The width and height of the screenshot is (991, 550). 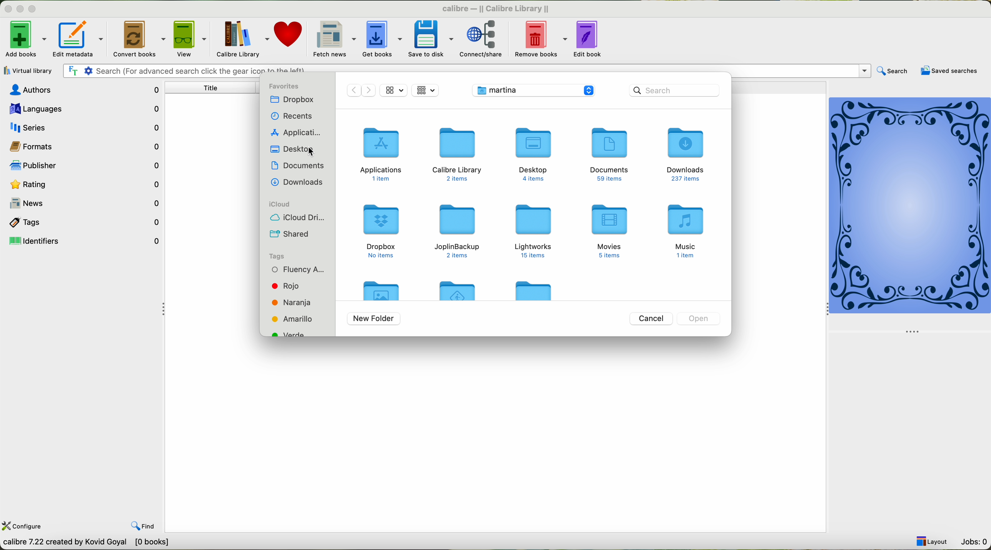 I want to click on search bar, so click(x=466, y=71).